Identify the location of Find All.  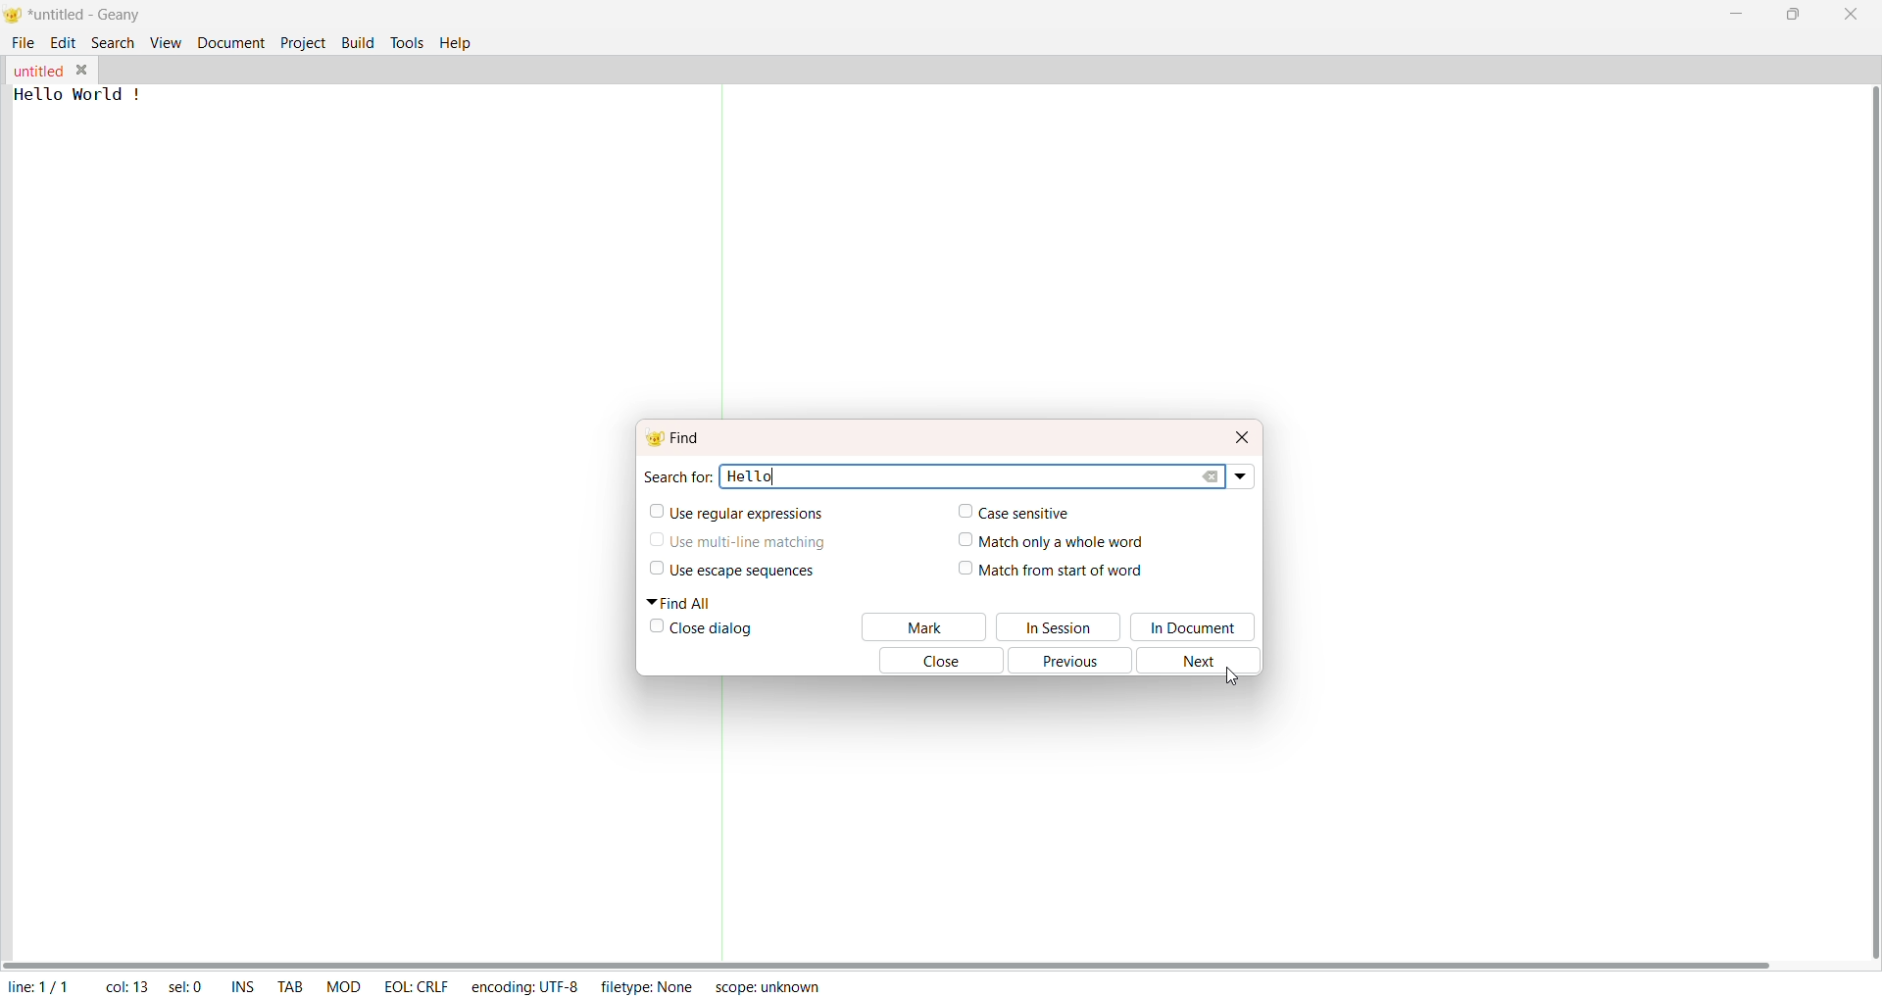
(686, 603).